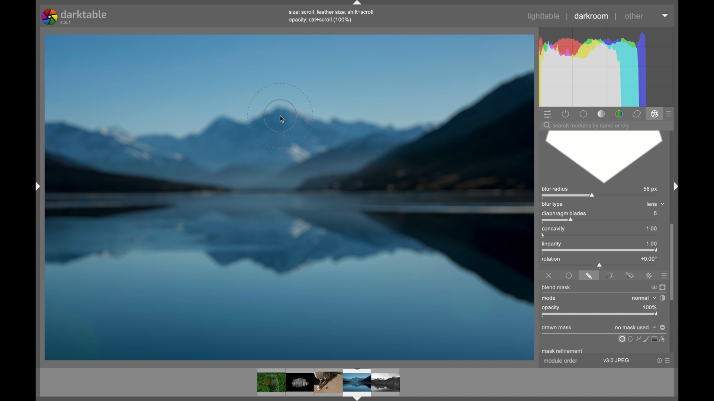  Describe the element at coordinates (662, 275) in the screenshot. I see `presets` at that location.